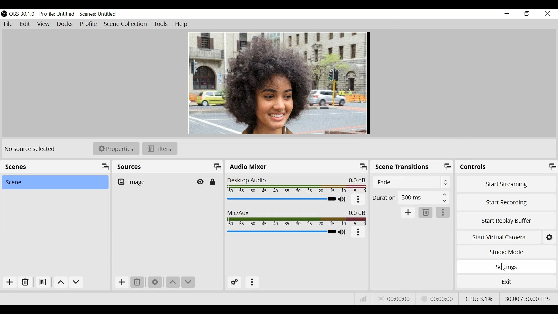 The height and width of the screenshot is (314, 558). What do you see at coordinates (103, 167) in the screenshot?
I see `Maximize` at bounding box center [103, 167].